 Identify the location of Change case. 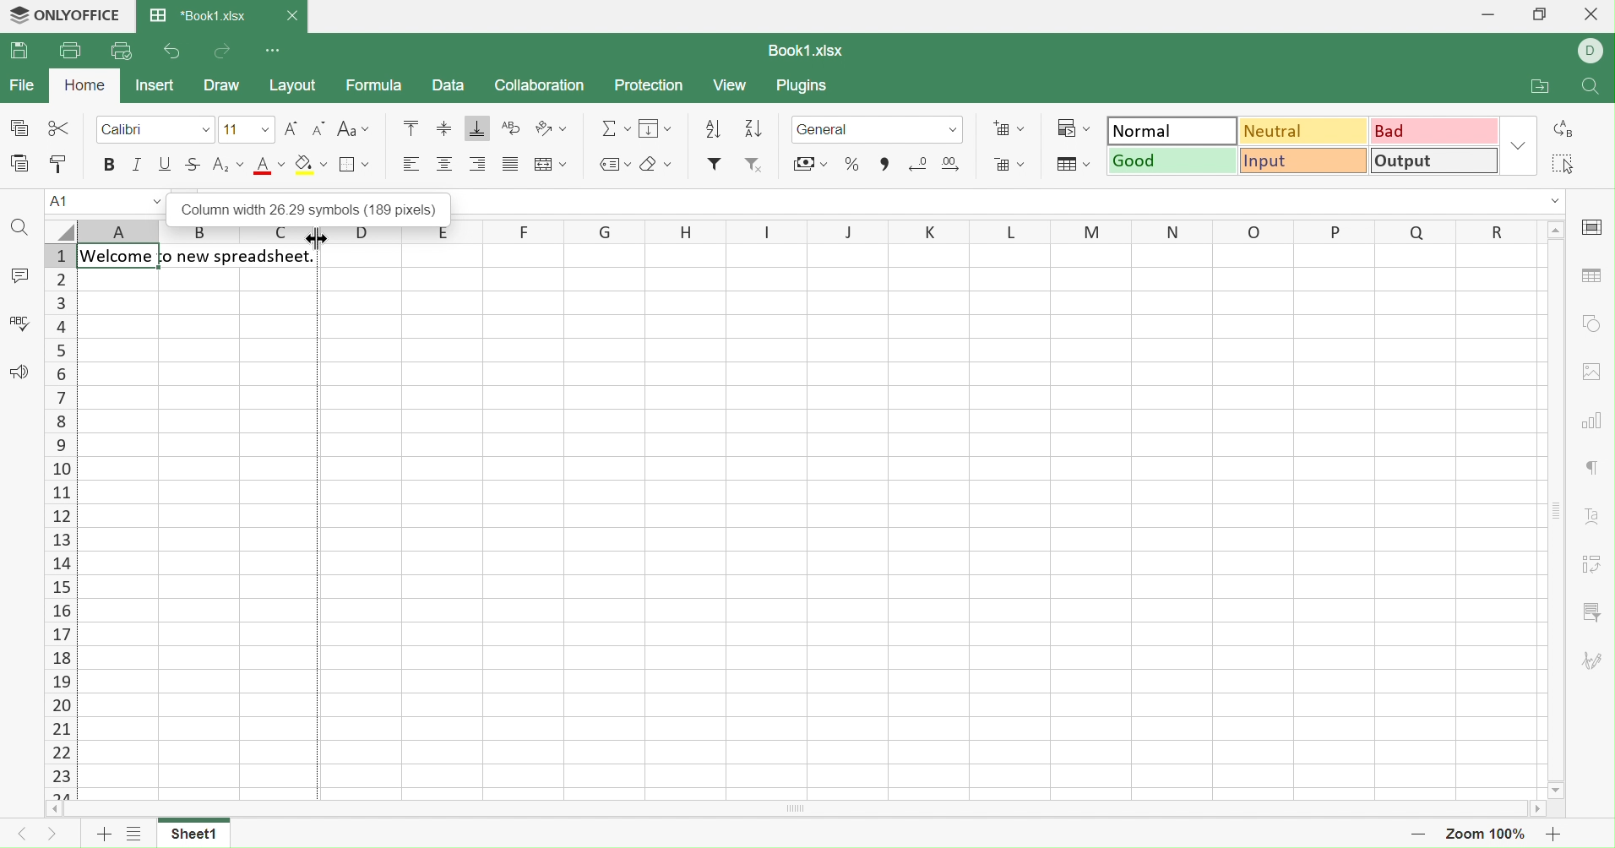
(355, 128).